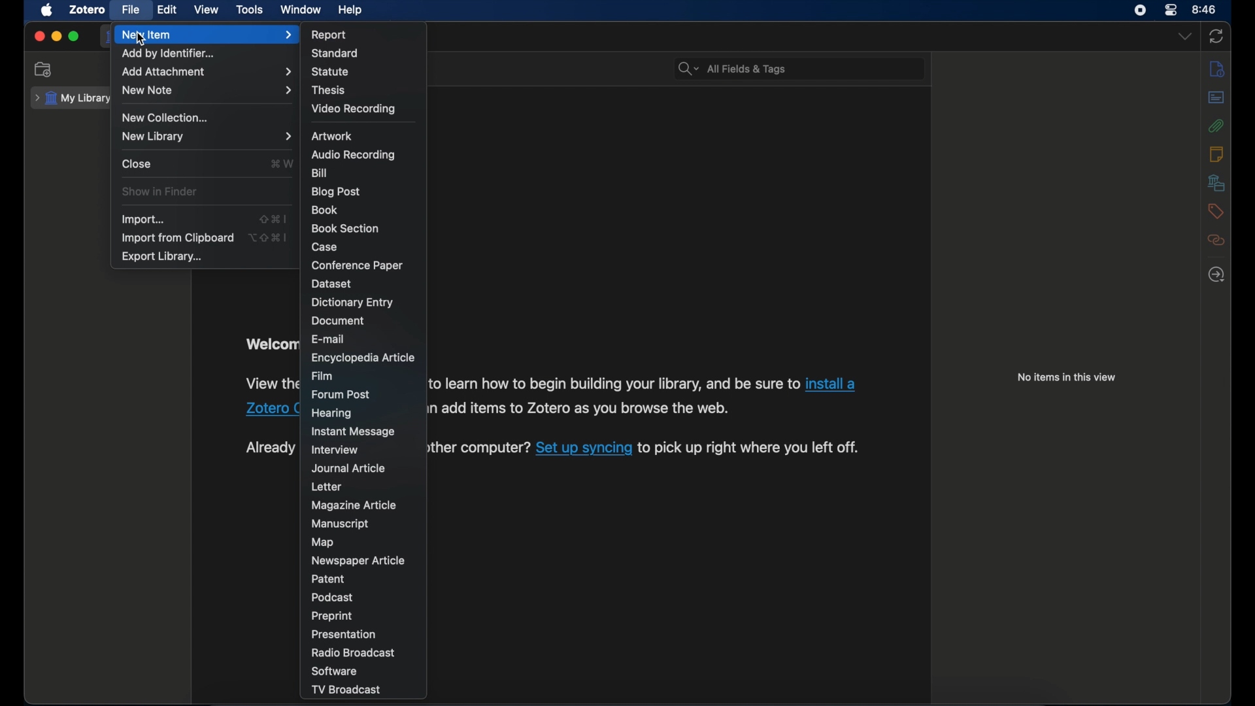 The image size is (1255, 706). What do you see at coordinates (352, 432) in the screenshot?
I see `instant message` at bounding box center [352, 432].